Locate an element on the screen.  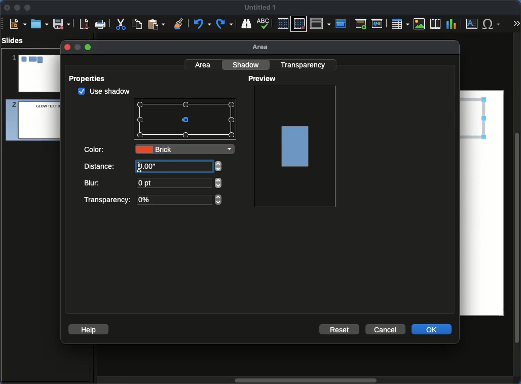
Brick is located at coordinates (184, 149).